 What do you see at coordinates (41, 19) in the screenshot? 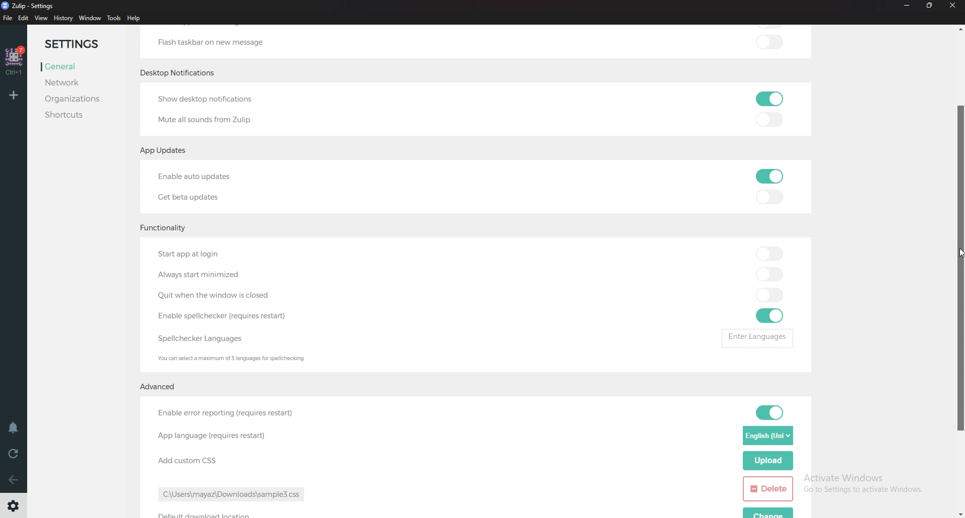
I see `view` at bounding box center [41, 19].